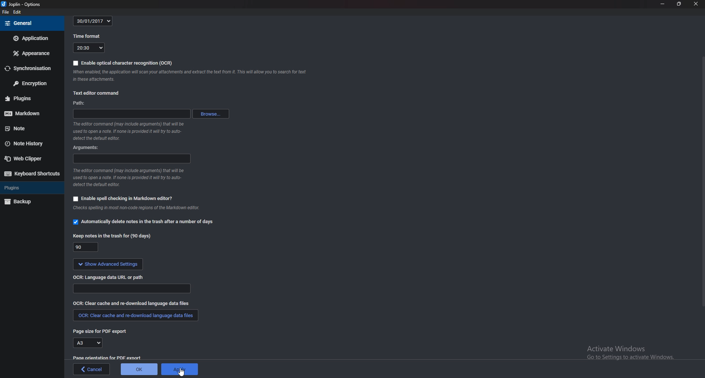 The image size is (705, 378). I want to click on Web clipper, so click(28, 159).